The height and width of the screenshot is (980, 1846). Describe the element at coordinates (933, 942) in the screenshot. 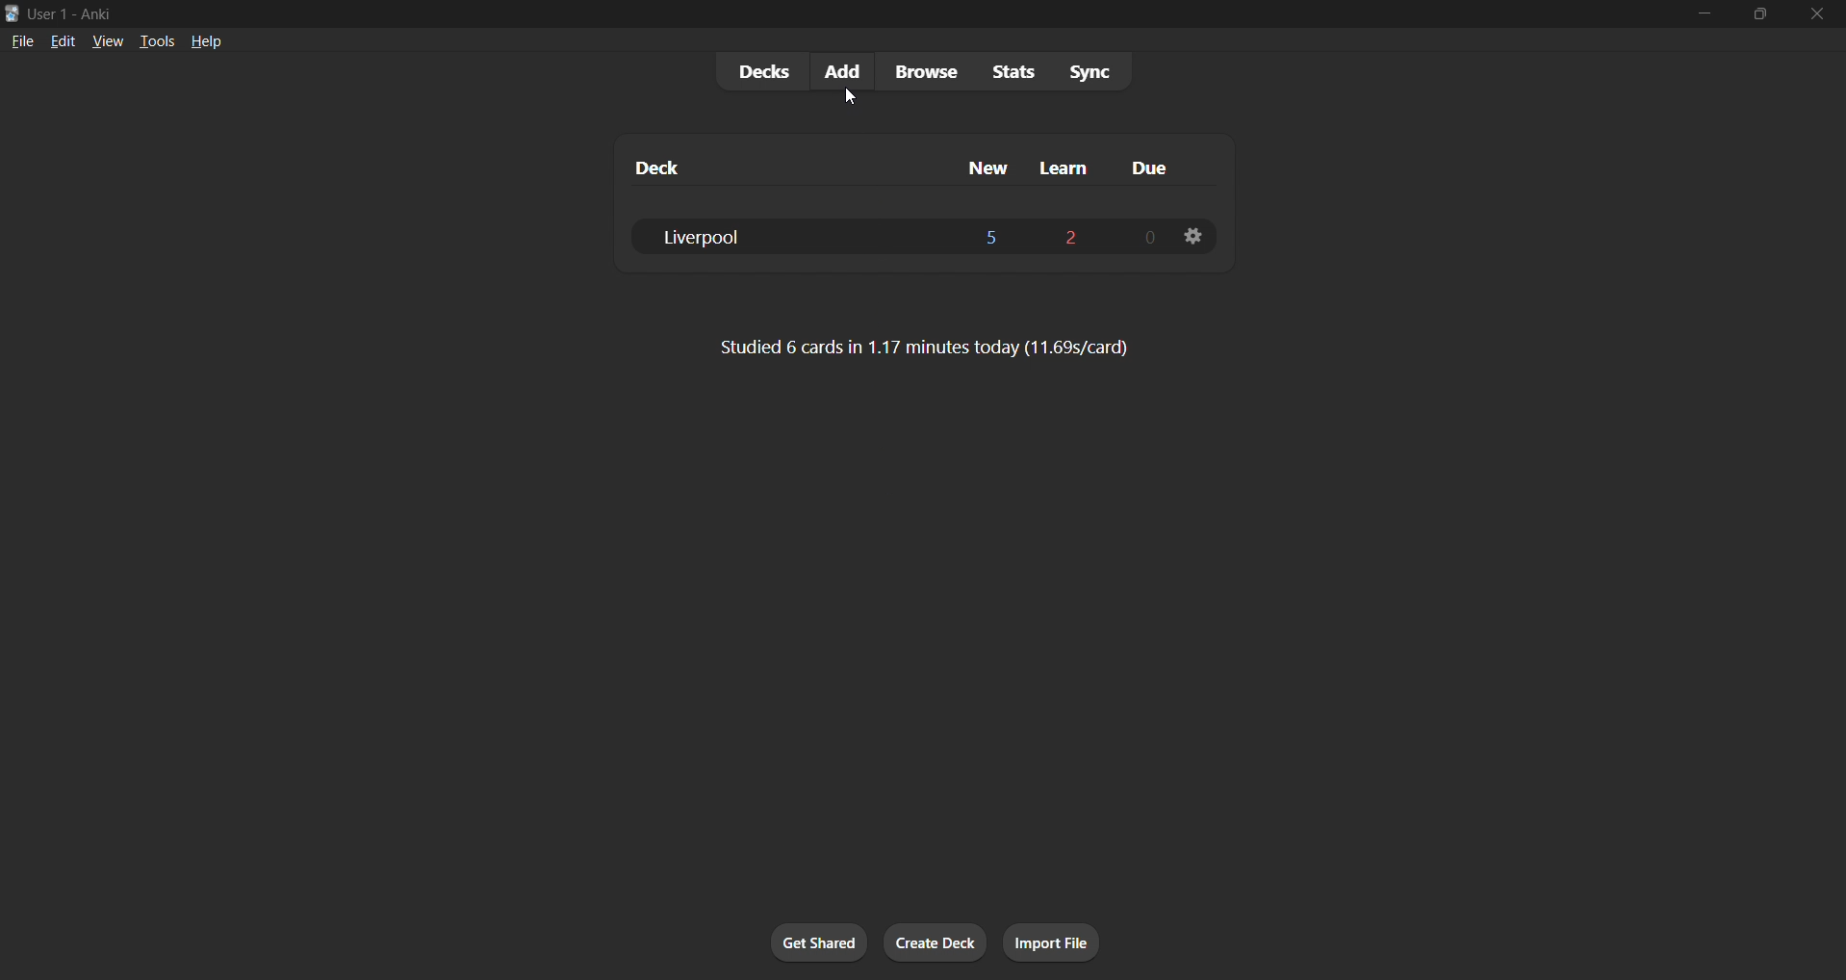

I see `create deck` at that location.